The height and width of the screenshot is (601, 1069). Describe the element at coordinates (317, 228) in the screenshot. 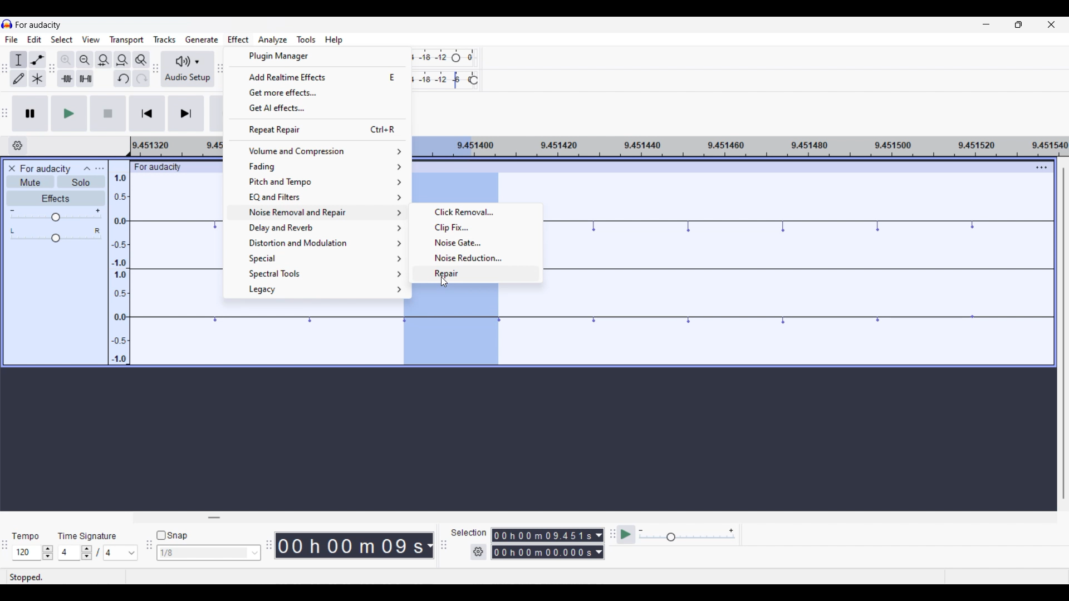

I see `Delay and reverb options` at that location.